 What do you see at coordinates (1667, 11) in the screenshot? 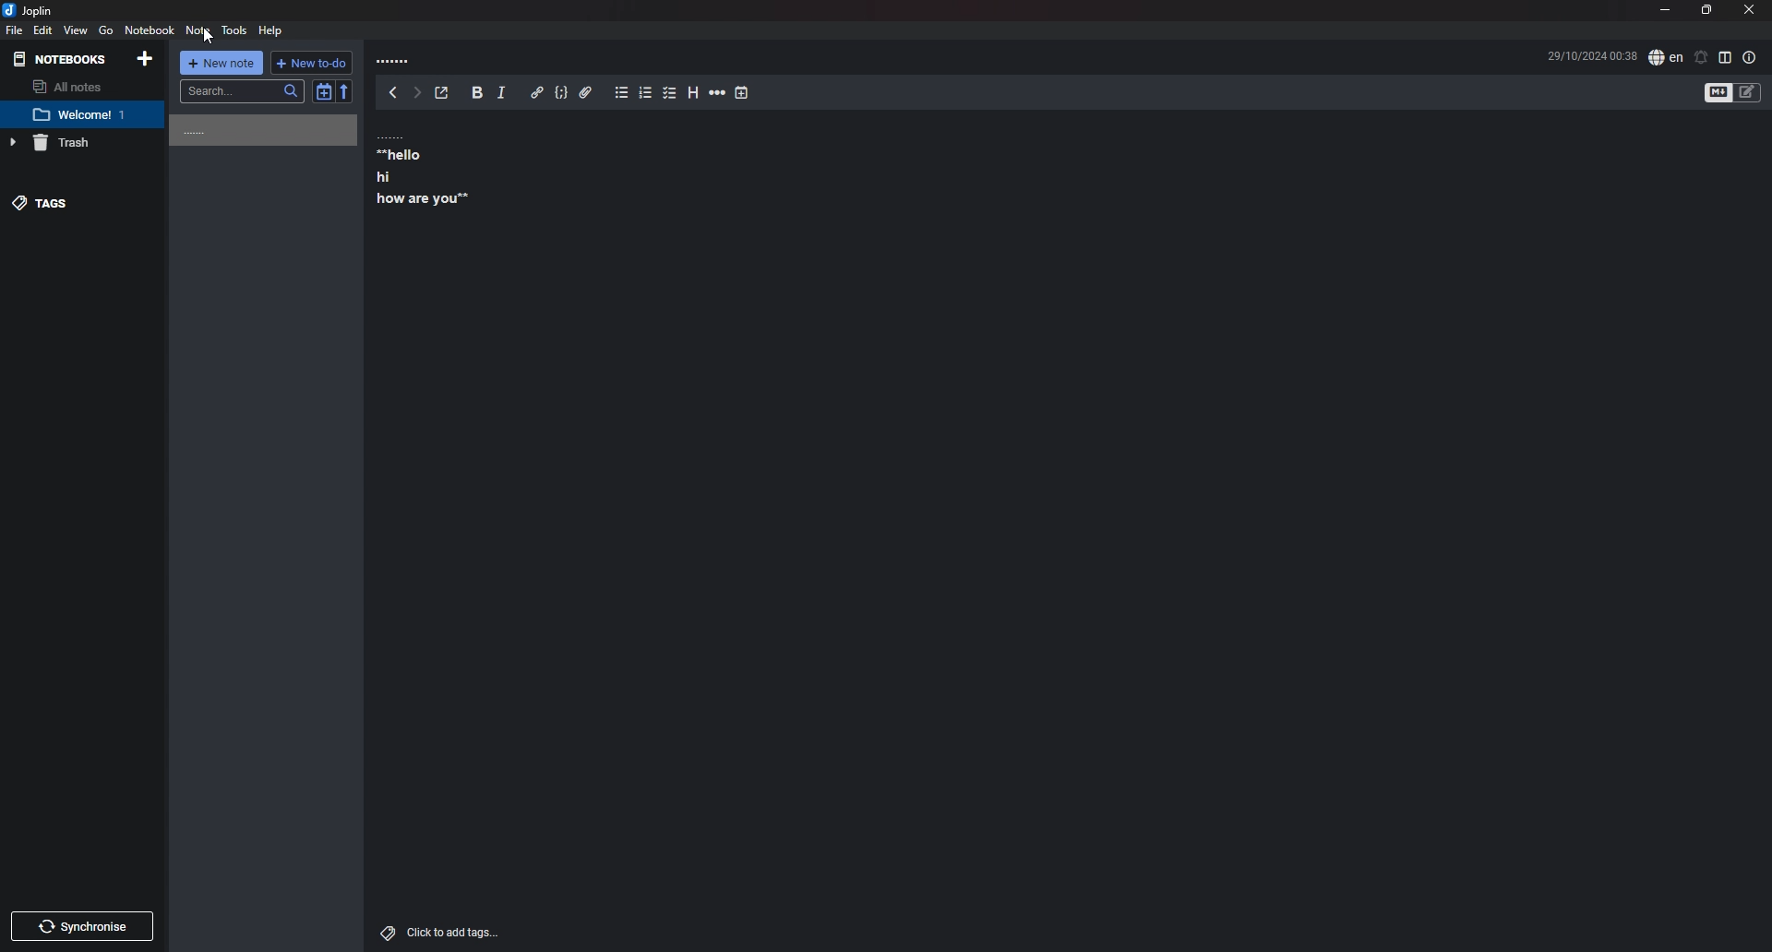
I see `Minimize` at bounding box center [1667, 11].